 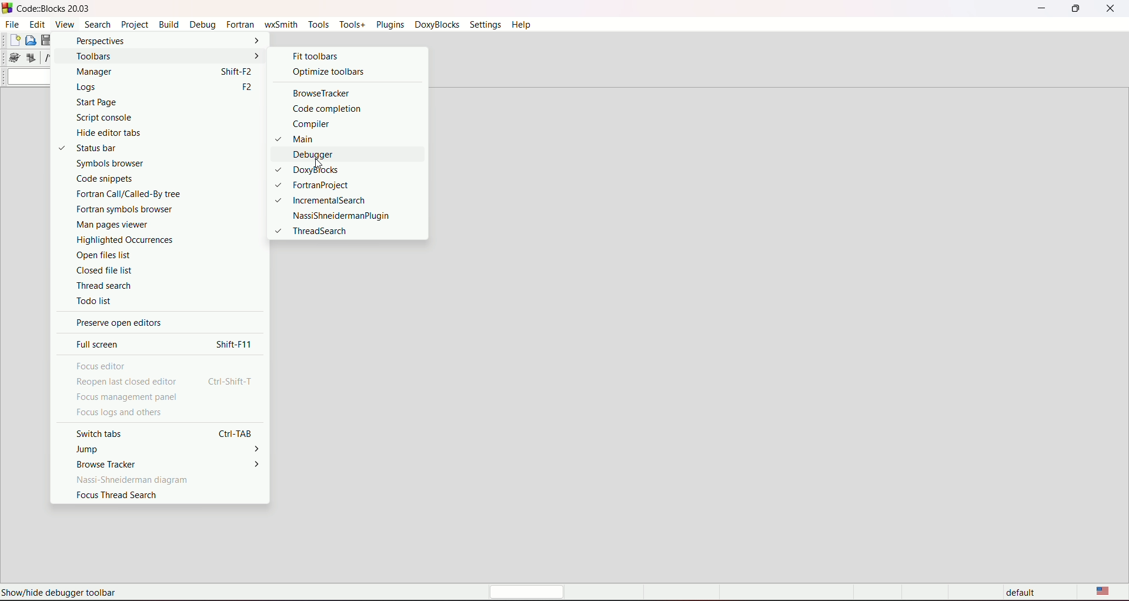 I want to click on highlighted occurances, so click(x=149, y=239).